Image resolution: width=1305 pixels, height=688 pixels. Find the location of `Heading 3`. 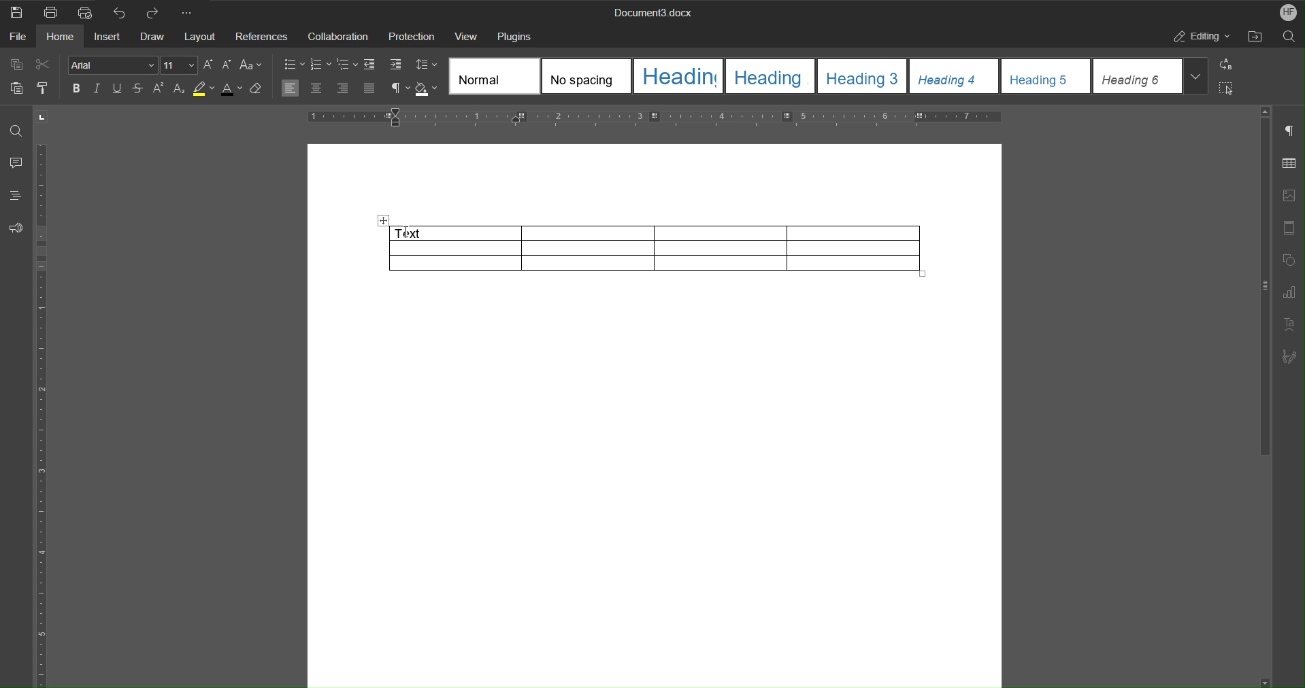

Heading 3 is located at coordinates (862, 75).